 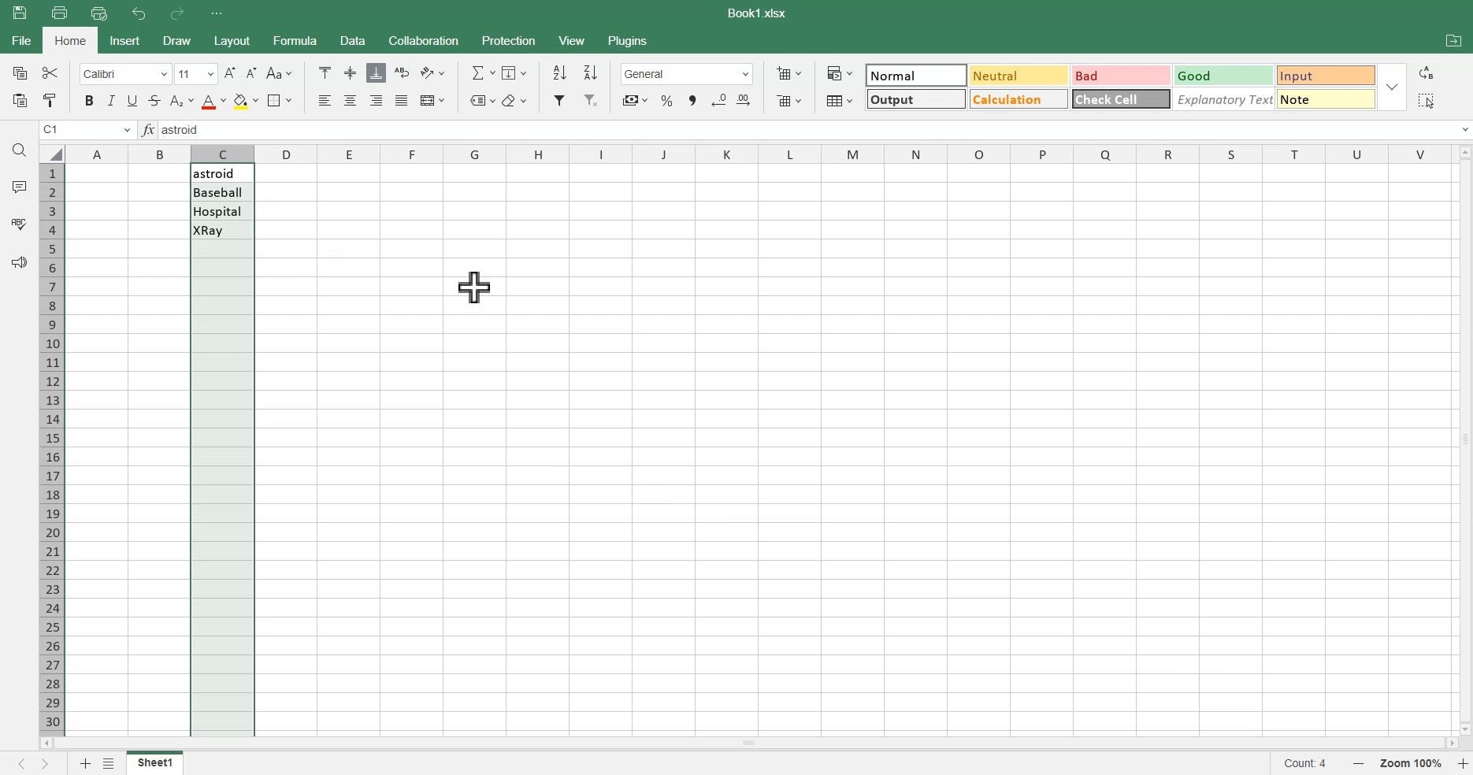 What do you see at coordinates (216, 13) in the screenshot?
I see `Customize Toolbar` at bounding box center [216, 13].